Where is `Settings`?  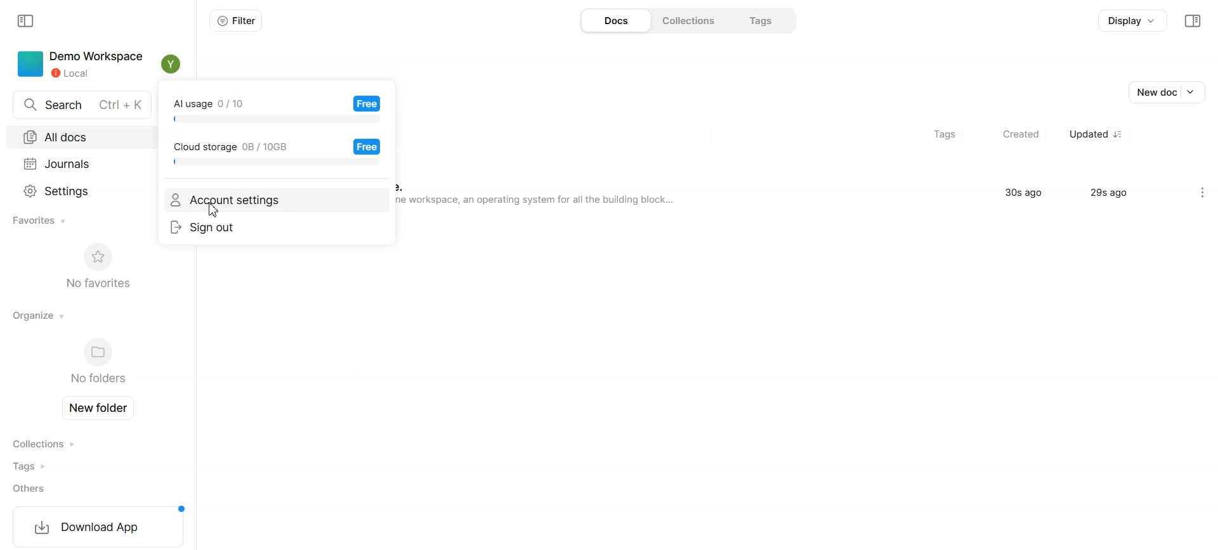
Settings is located at coordinates (81, 189).